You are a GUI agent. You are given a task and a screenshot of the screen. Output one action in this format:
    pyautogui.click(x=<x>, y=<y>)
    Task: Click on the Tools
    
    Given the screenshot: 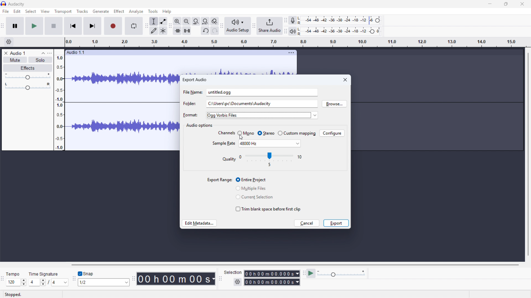 What is the action you would take?
    pyautogui.click(x=153, y=11)
    